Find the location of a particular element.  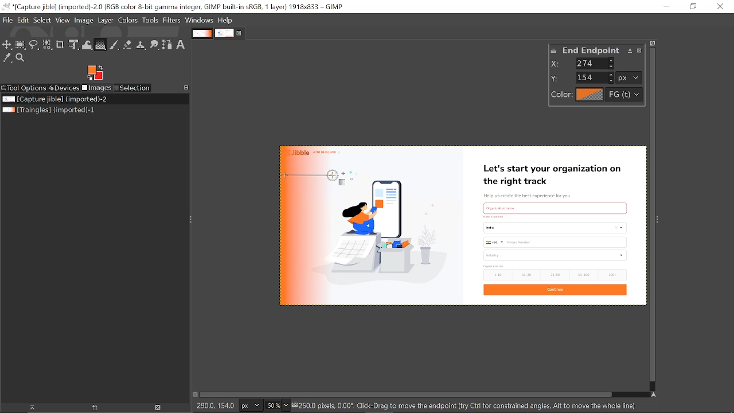

Move tool is located at coordinates (7, 45).